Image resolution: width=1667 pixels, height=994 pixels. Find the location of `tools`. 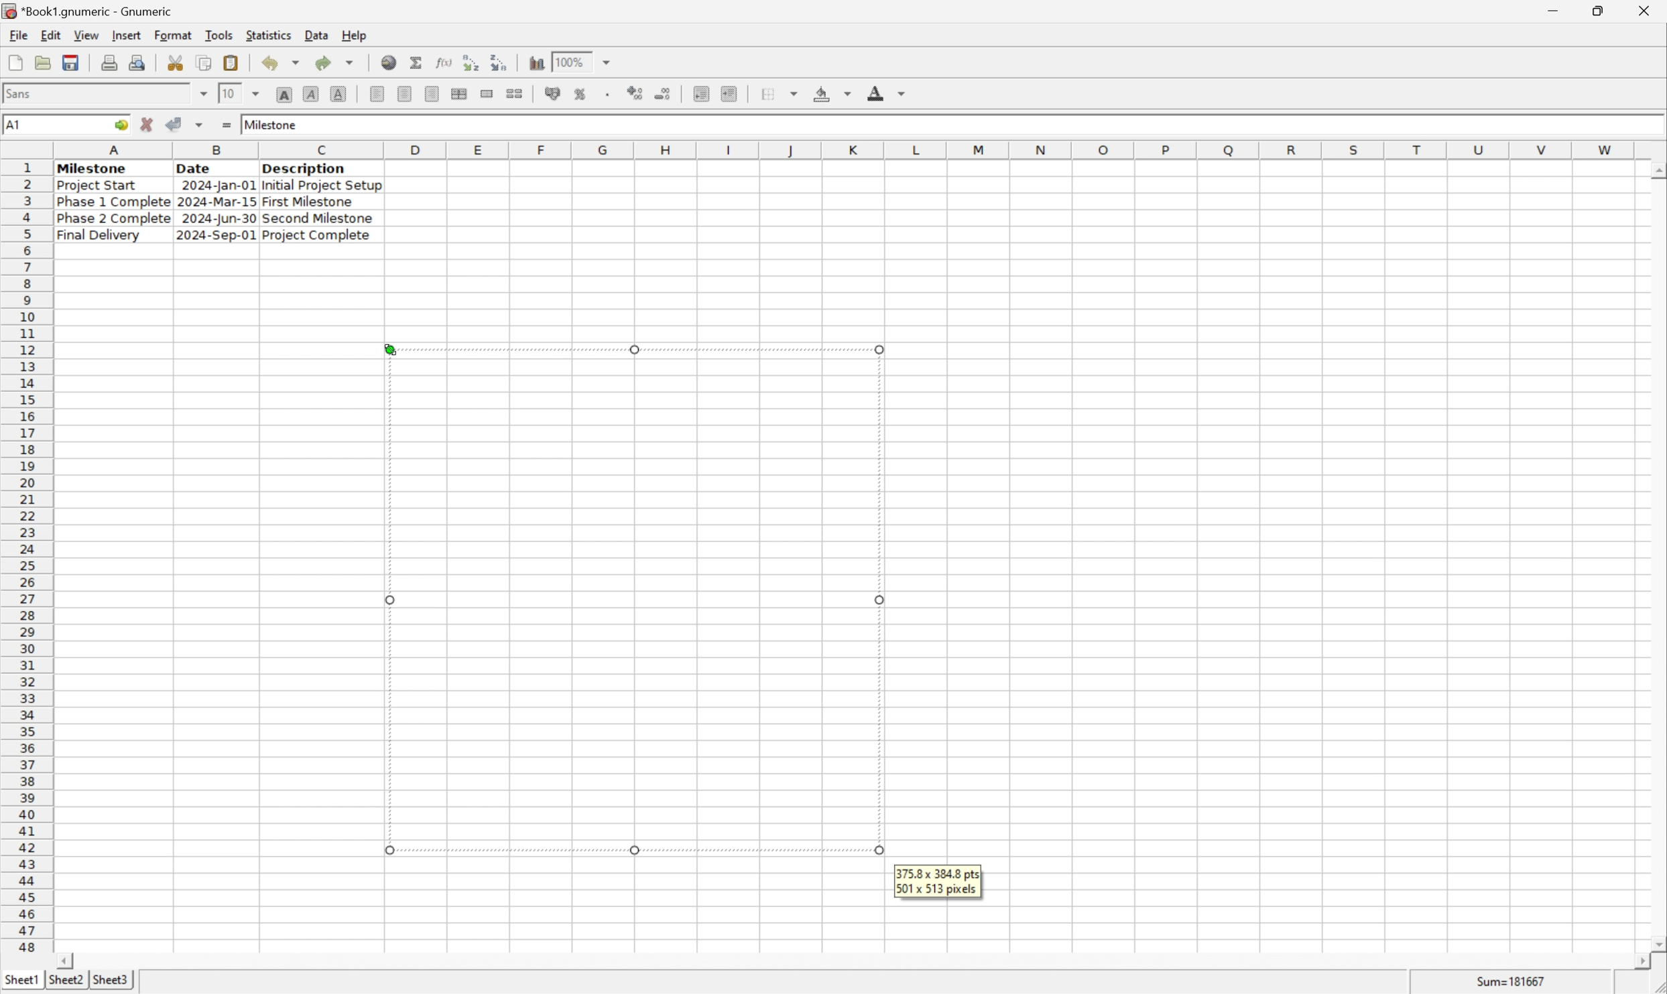

tools is located at coordinates (220, 34).